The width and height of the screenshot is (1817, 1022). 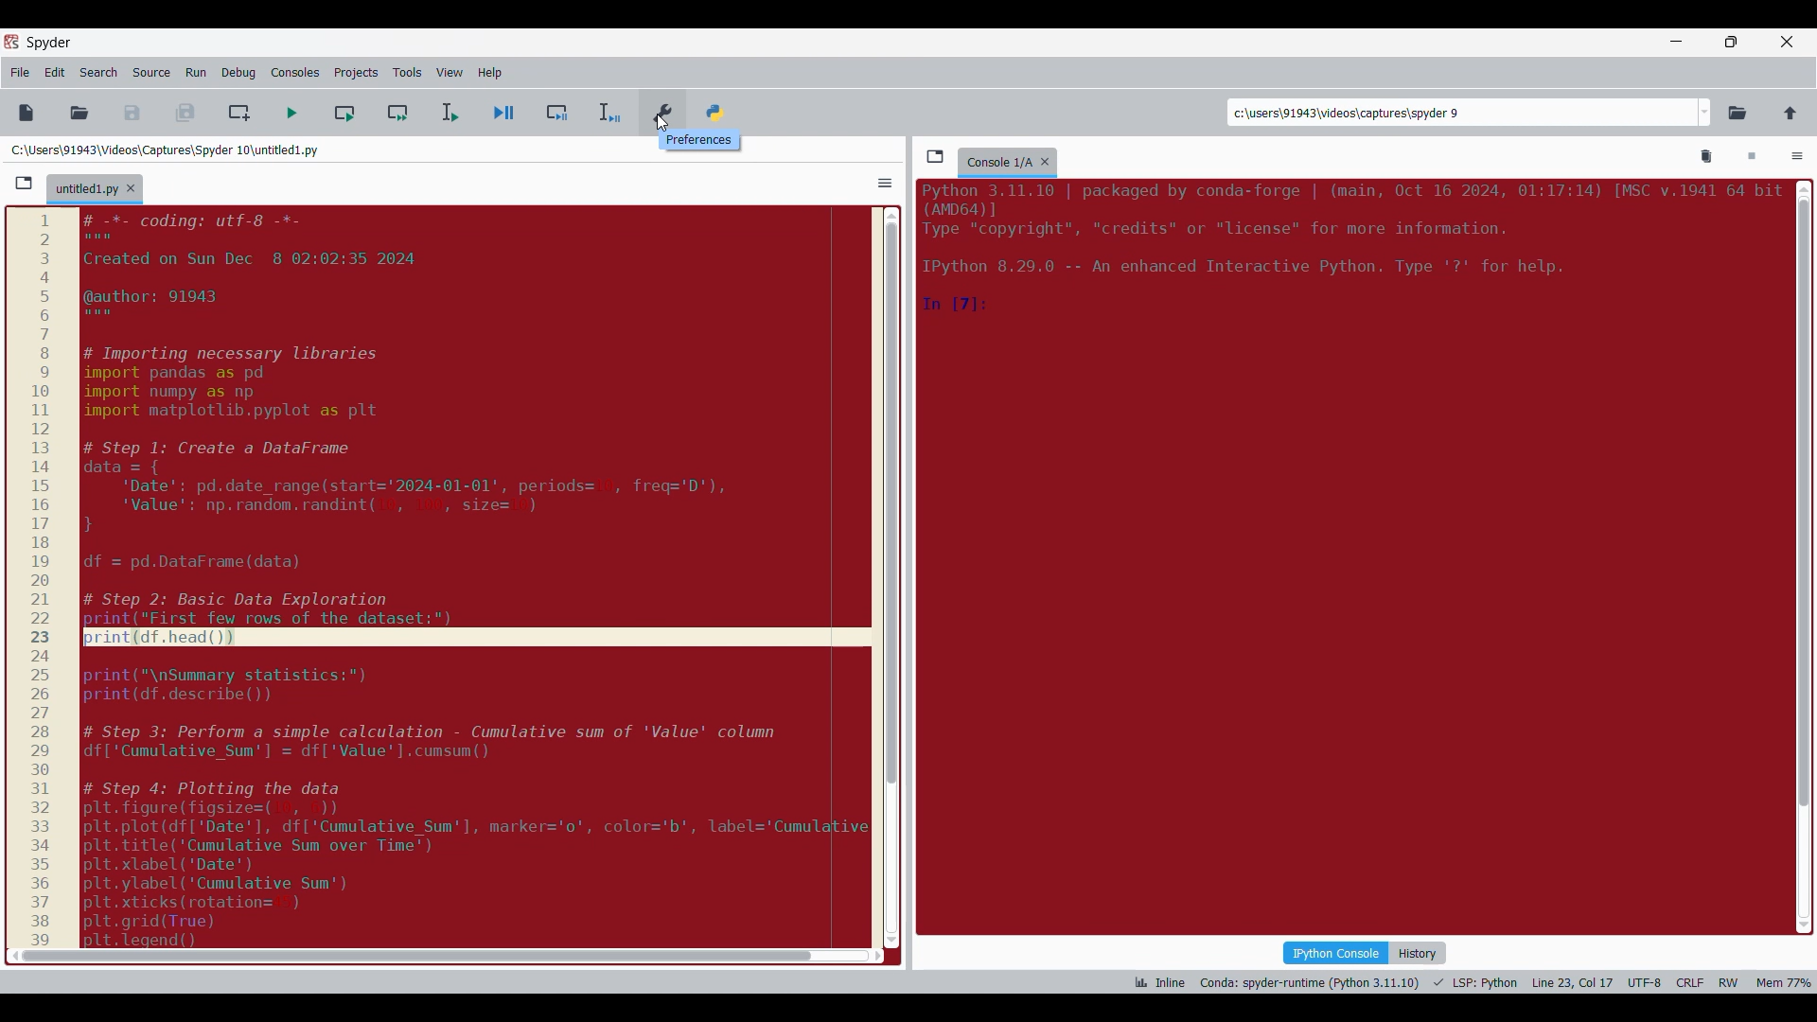 I want to click on Consoles menu, so click(x=295, y=73).